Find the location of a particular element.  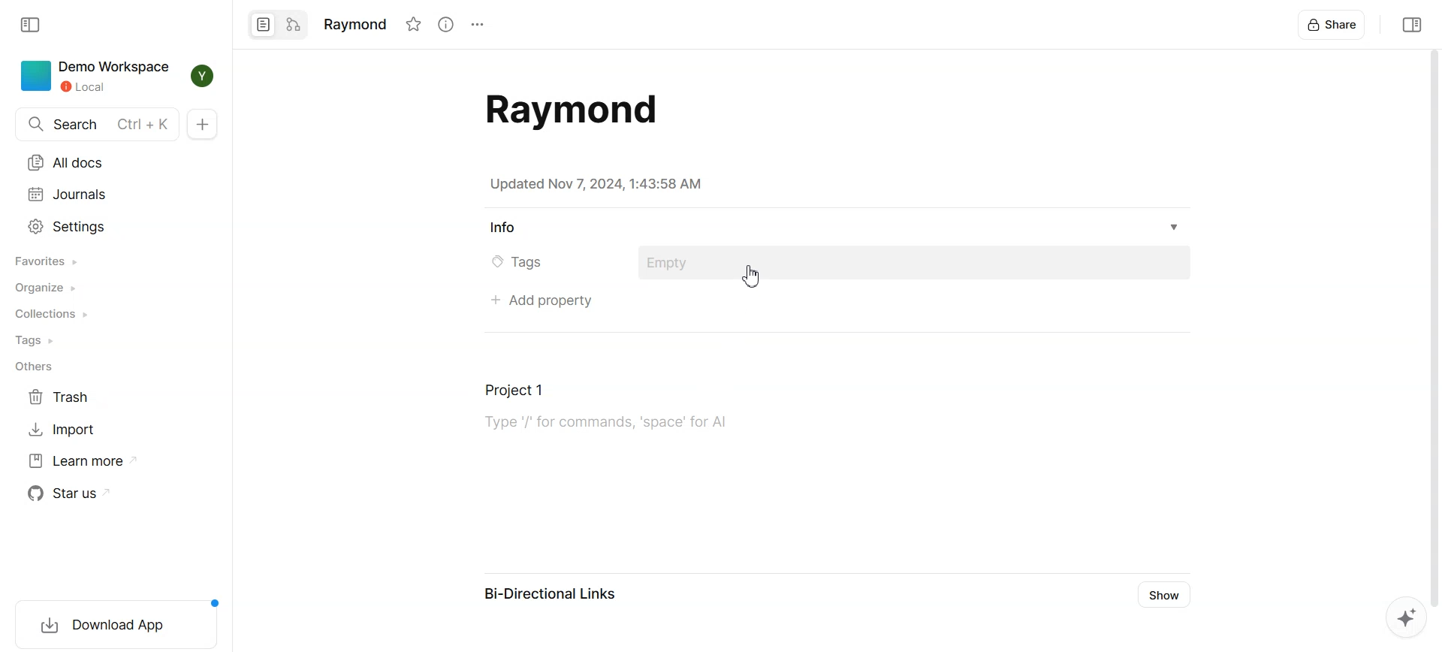

New doc is located at coordinates (202, 124).